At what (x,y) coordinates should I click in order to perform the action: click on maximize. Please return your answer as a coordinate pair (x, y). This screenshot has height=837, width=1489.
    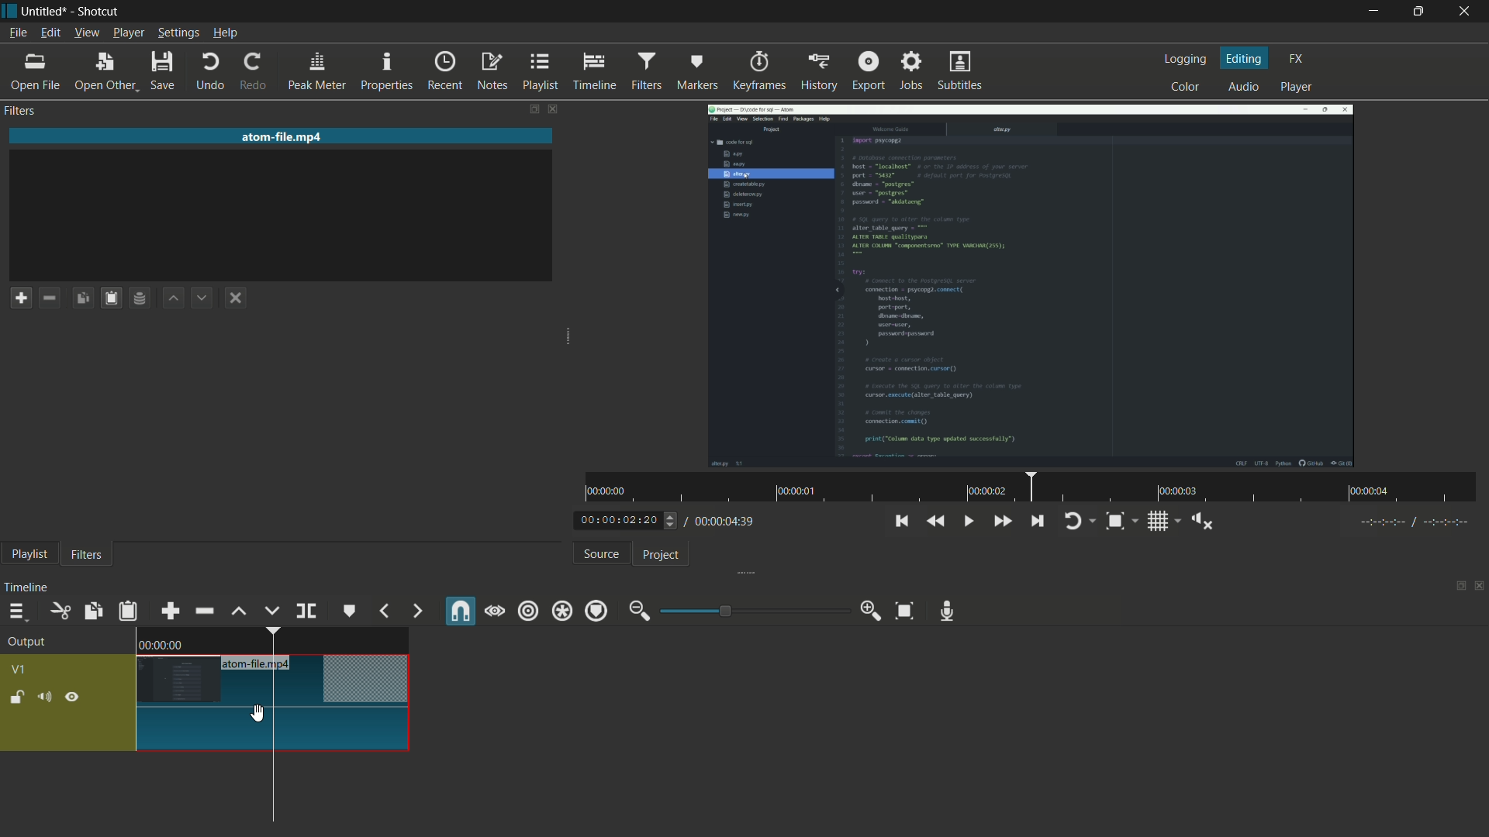
    Looking at the image, I should click on (1420, 10).